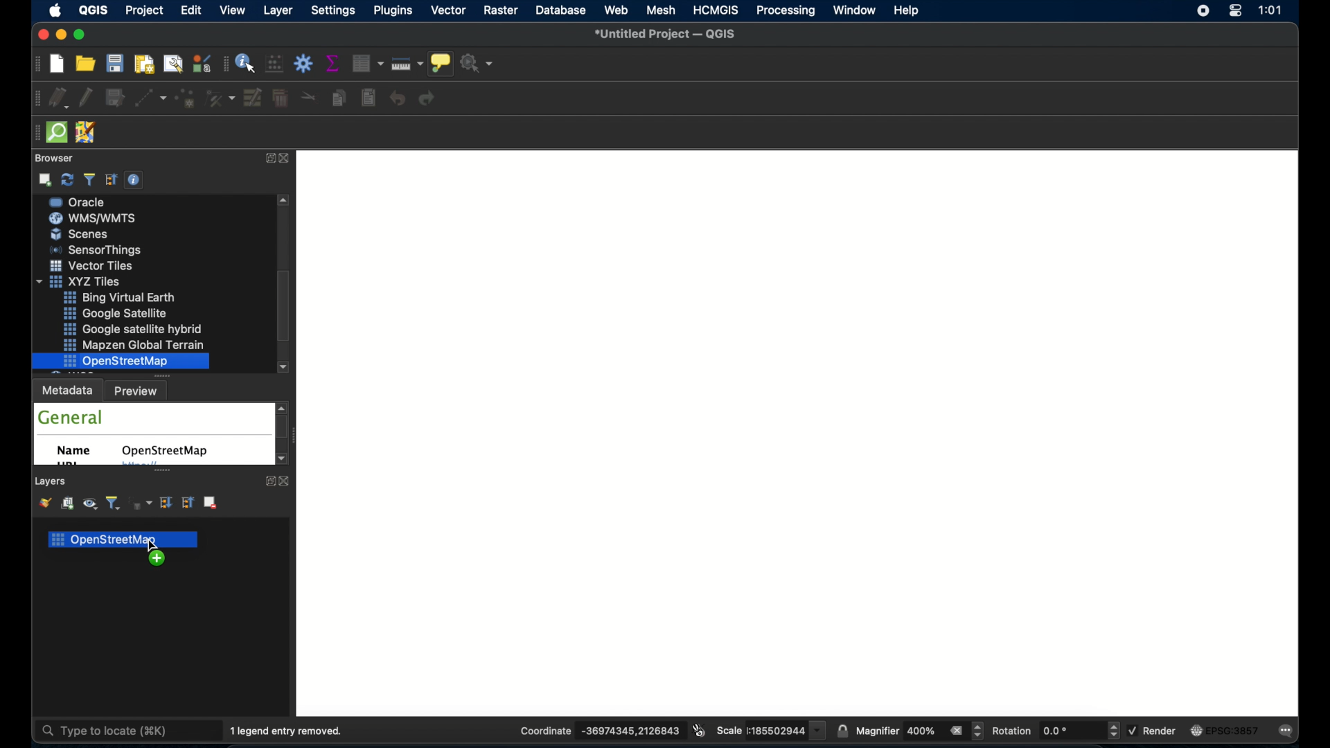 This screenshot has height=748, width=1330. What do you see at coordinates (139, 466) in the screenshot?
I see `obscured text` at bounding box center [139, 466].